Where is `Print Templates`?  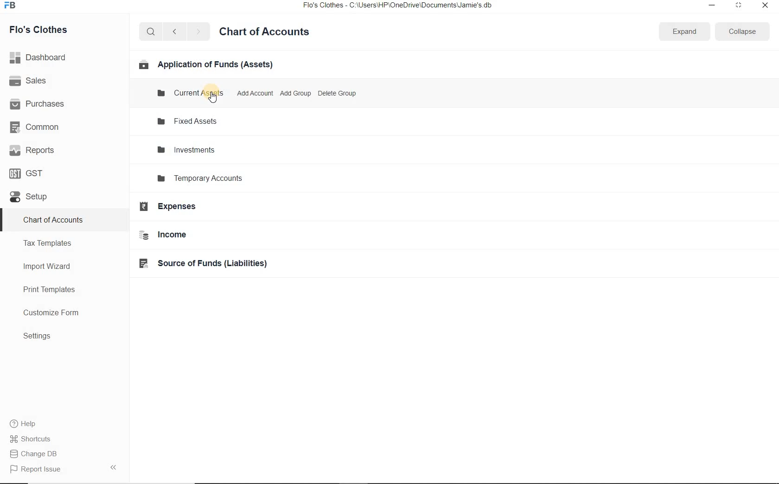 Print Templates is located at coordinates (58, 289).